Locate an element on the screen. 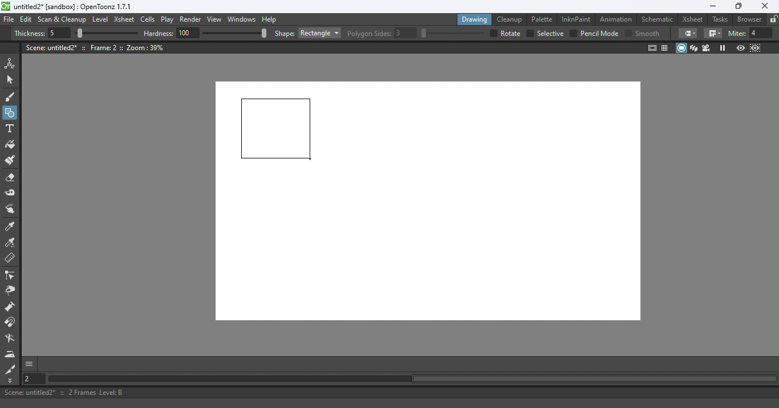  miter is located at coordinates (736, 33).